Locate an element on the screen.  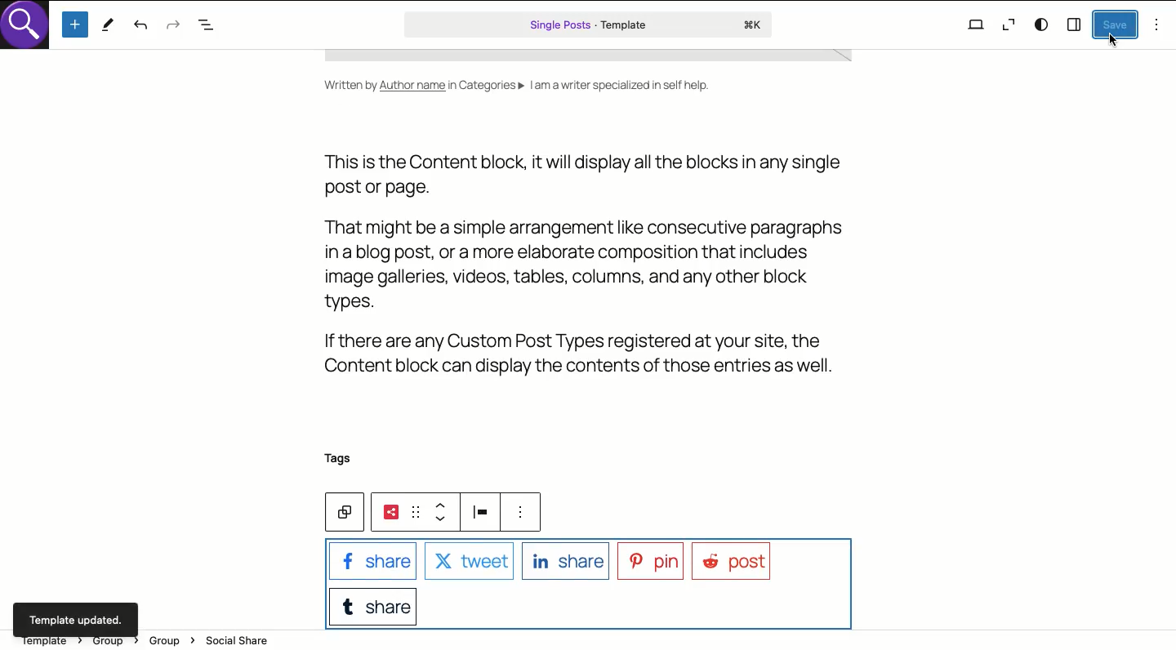
Add new block is located at coordinates (77, 24).